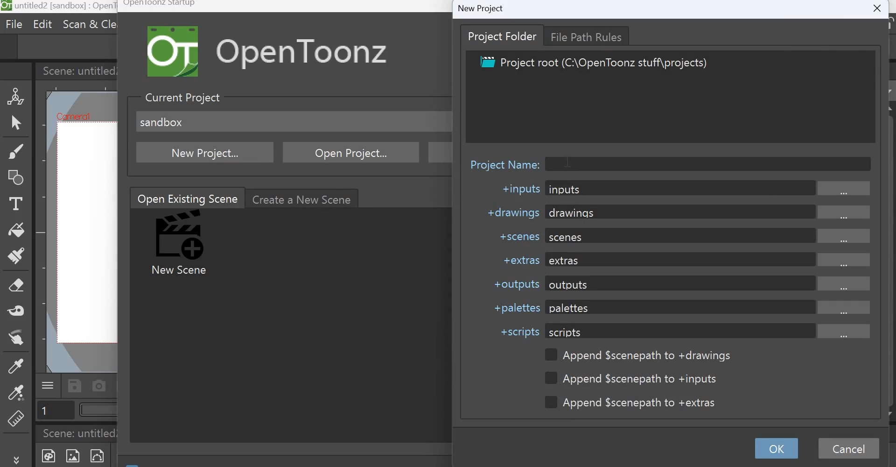 Image resolution: width=896 pixels, height=467 pixels. What do you see at coordinates (638, 355) in the screenshot?
I see `Append $scenepath to +drawings` at bounding box center [638, 355].